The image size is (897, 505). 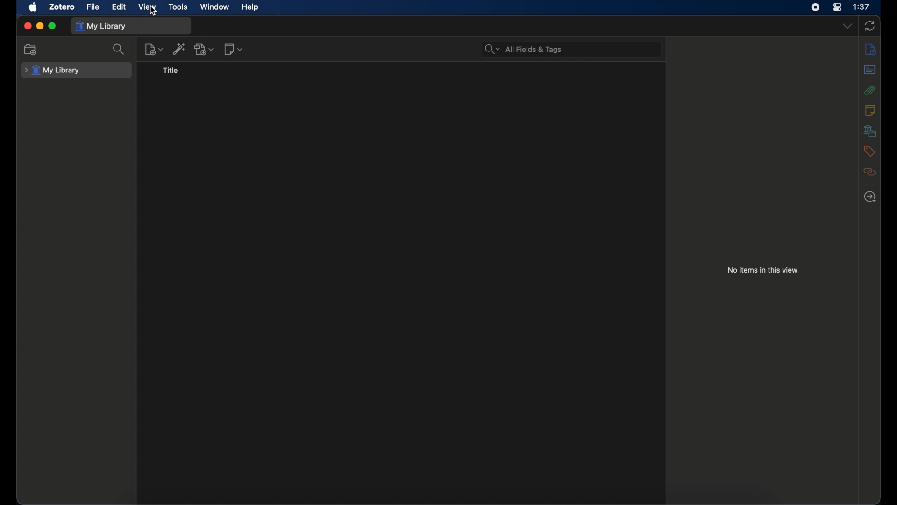 What do you see at coordinates (870, 110) in the screenshot?
I see `notes` at bounding box center [870, 110].